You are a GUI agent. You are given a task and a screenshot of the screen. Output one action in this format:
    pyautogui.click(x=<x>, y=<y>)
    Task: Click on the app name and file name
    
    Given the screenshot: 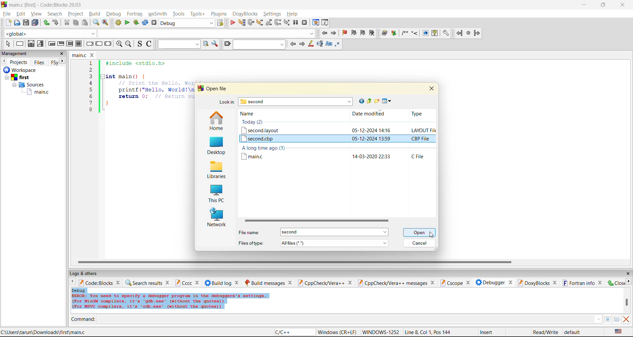 What is the action you would take?
    pyautogui.click(x=47, y=4)
    